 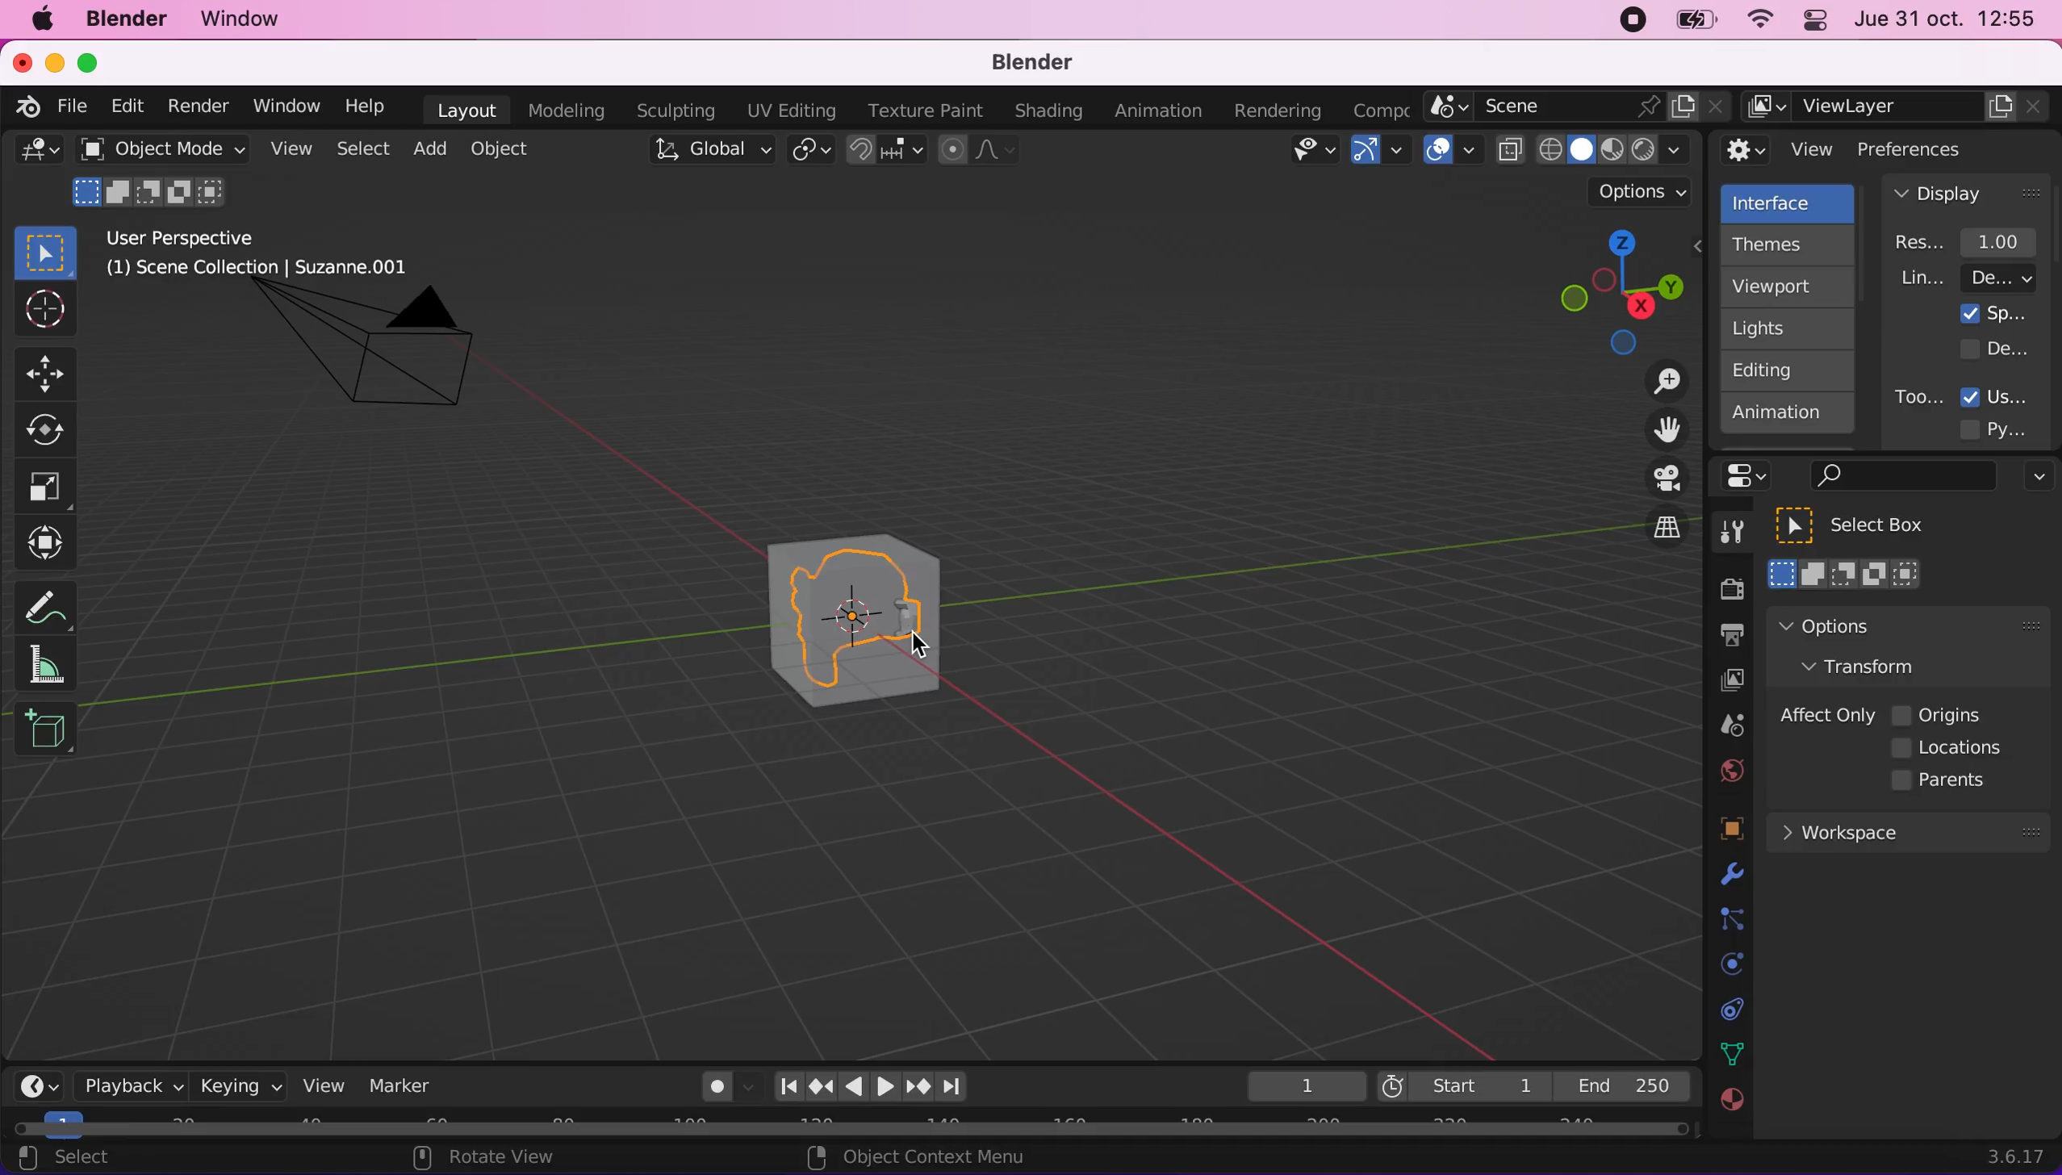 What do you see at coordinates (69, 107) in the screenshot?
I see `file` at bounding box center [69, 107].